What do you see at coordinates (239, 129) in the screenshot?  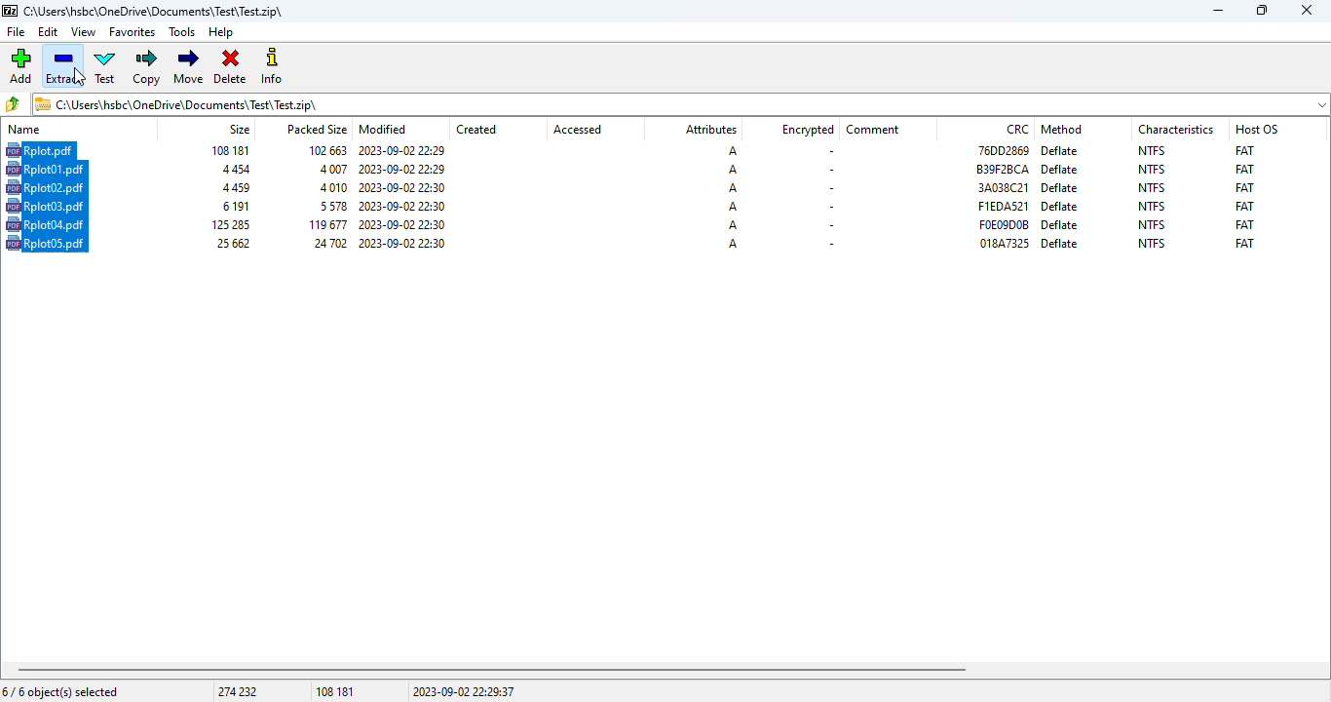 I see `size` at bounding box center [239, 129].